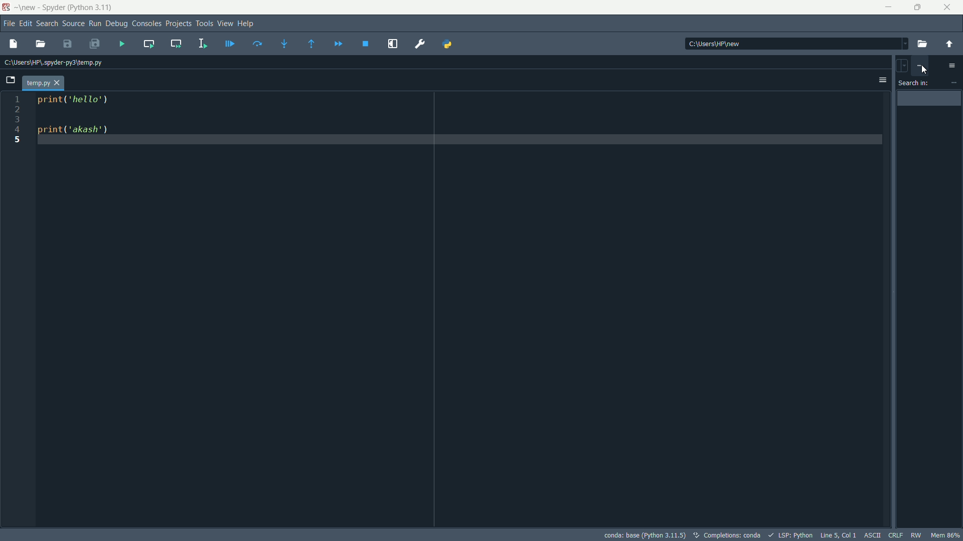 This screenshot has width=963, height=541. I want to click on run current cell, so click(149, 44).